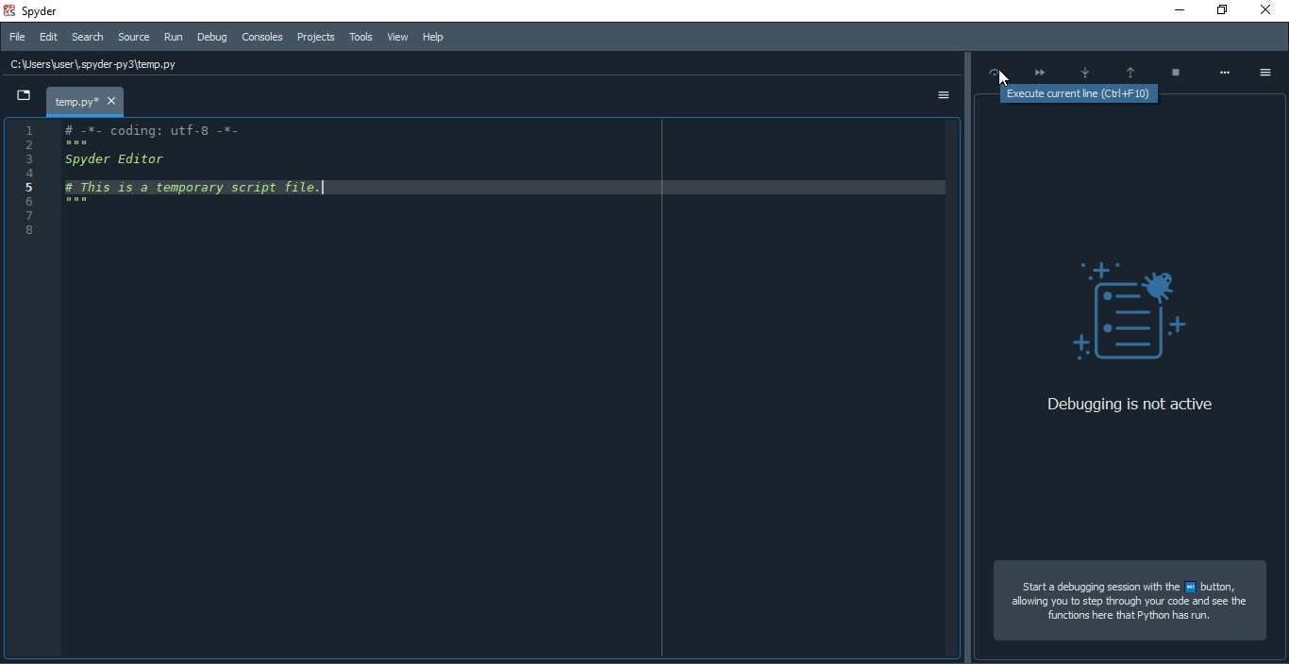 The height and width of the screenshot is (664, 1289). What do you see at coordinates (1176, 70) in the screenshot?
I see `Stop debugging` at bounding box center [1176, 70].